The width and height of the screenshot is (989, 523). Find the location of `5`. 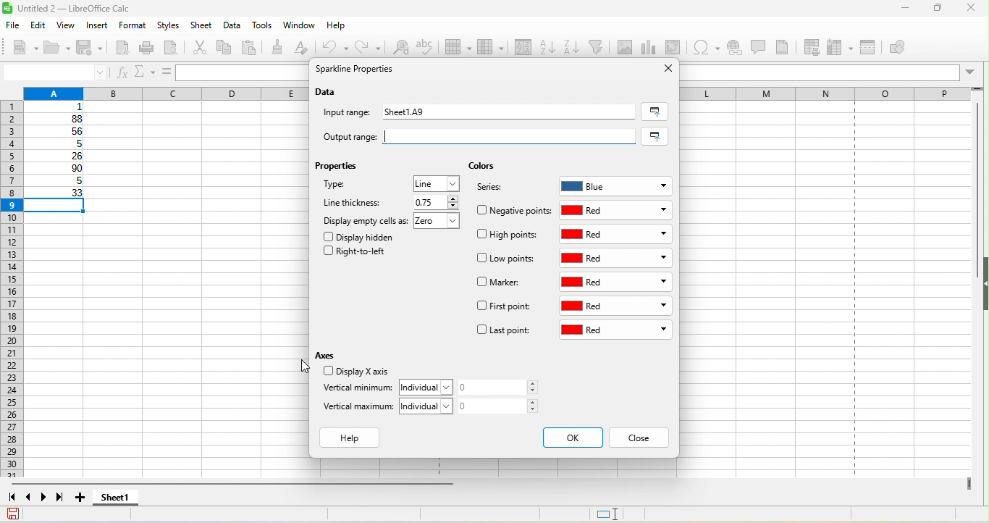

5 is located at coordinates (59, 144).